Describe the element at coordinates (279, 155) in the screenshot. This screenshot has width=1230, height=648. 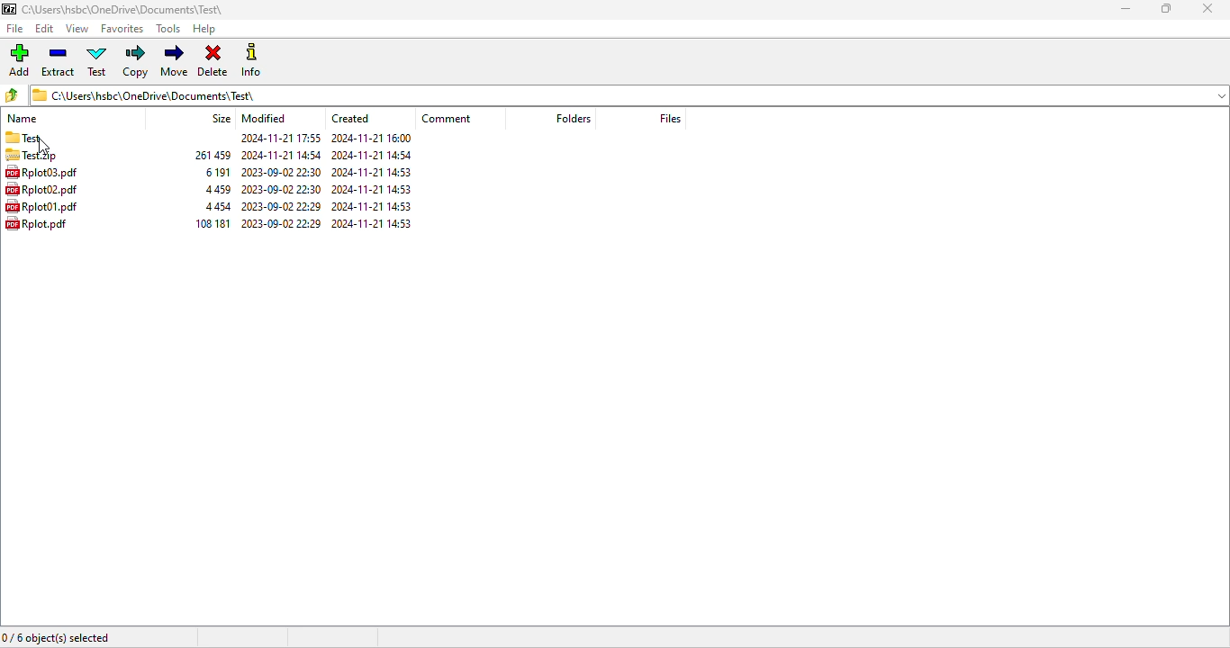
I see `2024-11-21 14:54` at that location.